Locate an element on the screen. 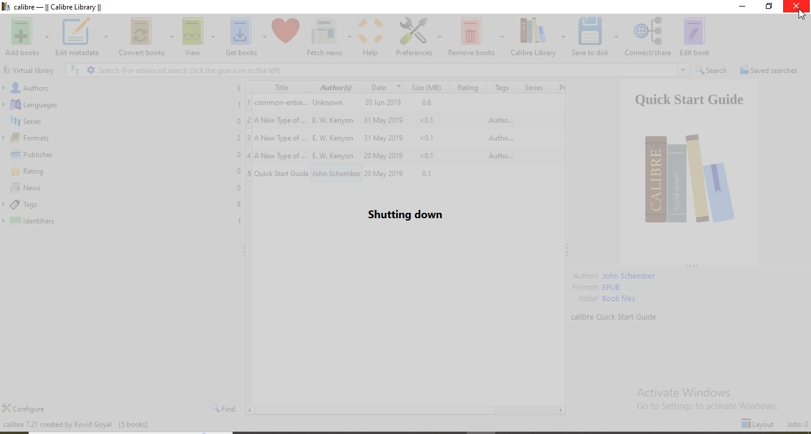 The height and width of the screenshot is (434, 811). Series is located at coordinates (122, 121).